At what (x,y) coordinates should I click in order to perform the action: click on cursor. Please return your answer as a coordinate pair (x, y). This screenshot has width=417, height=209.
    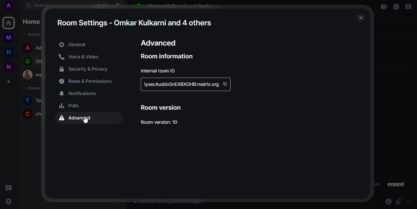
    Looking at the image, I should click on (86, 120).